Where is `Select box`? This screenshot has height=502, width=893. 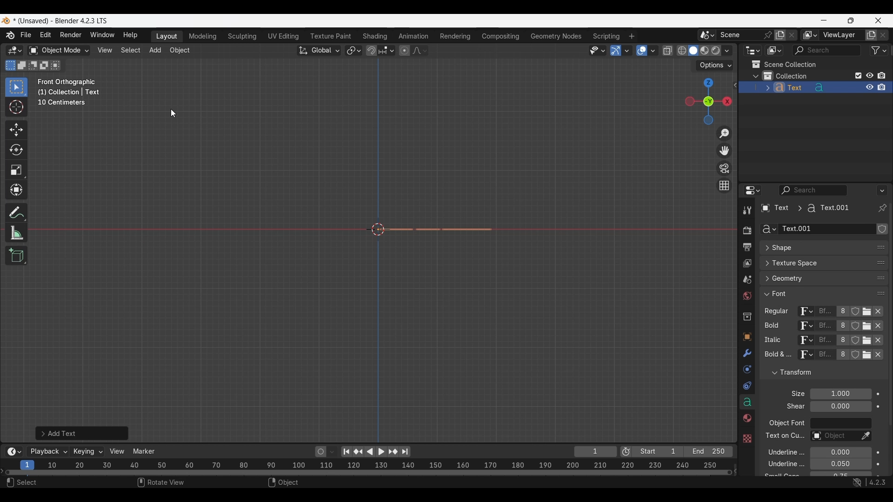 Select box is located at coordinates (16, 87).